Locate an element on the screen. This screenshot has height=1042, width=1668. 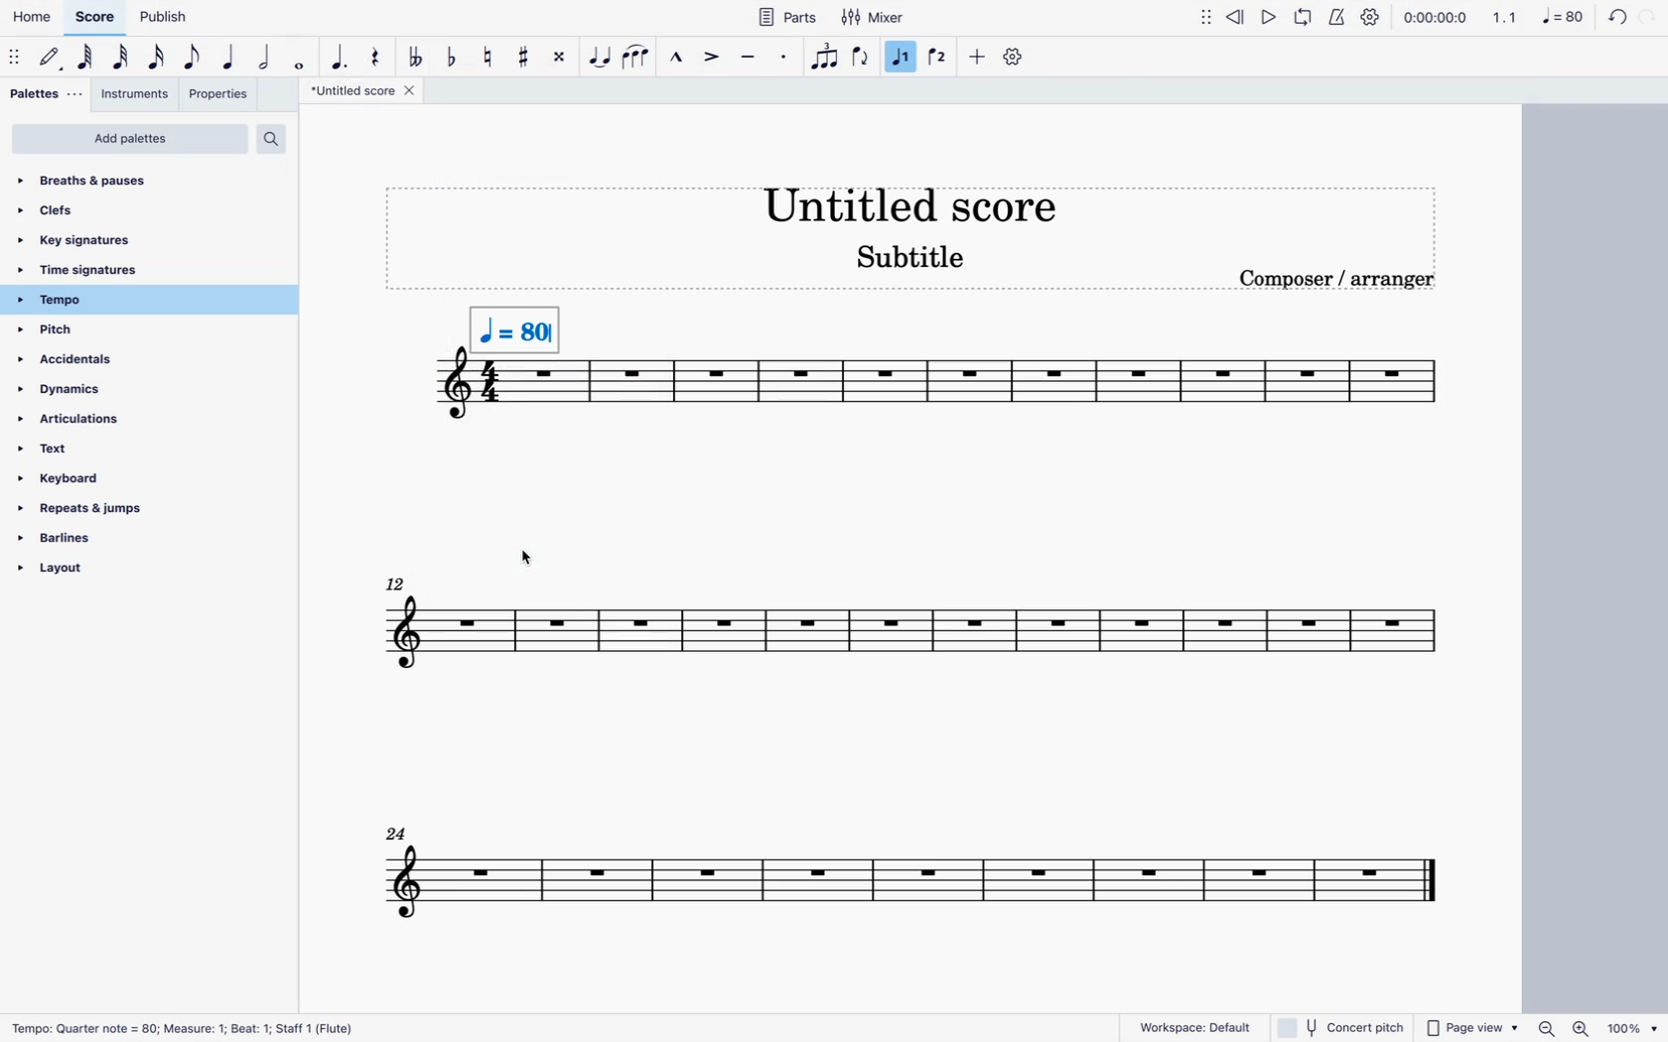
tempo is located at coordinates (142, 301).